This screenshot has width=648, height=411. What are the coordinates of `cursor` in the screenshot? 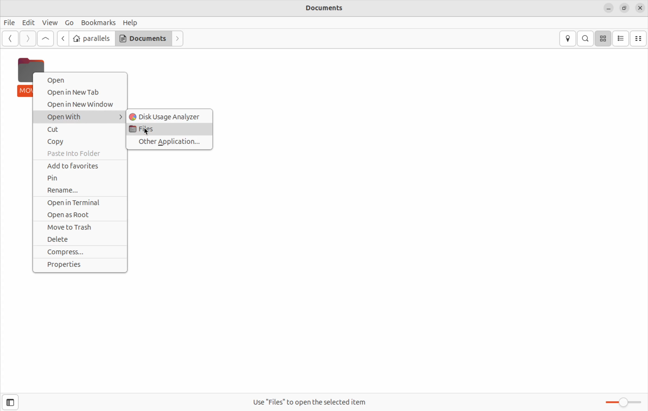 It's located at (148, 132).